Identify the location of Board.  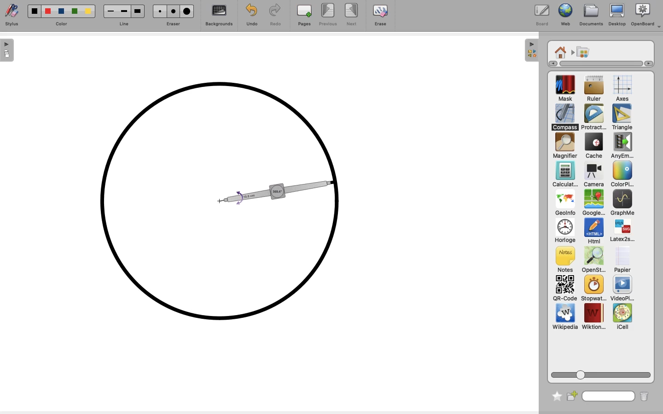
(541, 15).